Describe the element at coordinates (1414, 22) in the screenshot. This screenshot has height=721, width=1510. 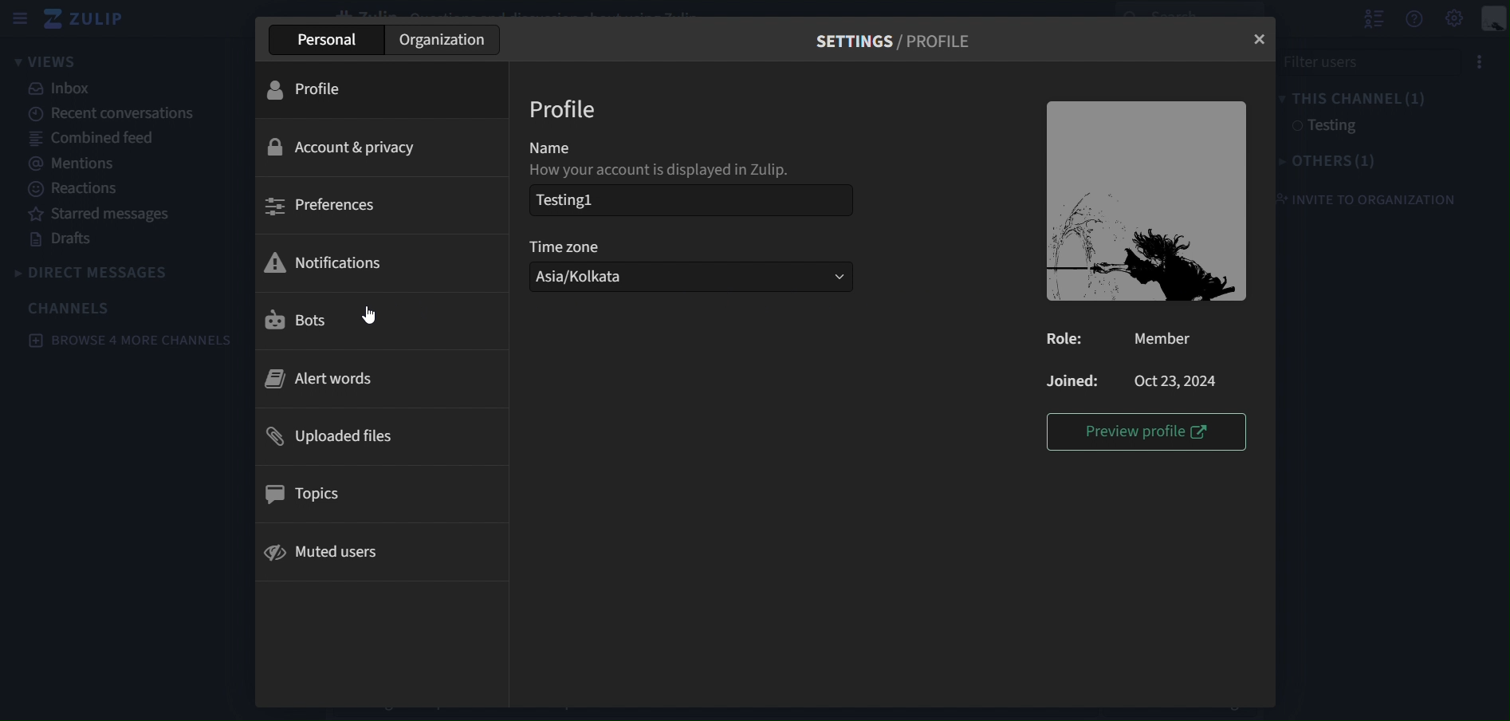
I see `get help` at that location.